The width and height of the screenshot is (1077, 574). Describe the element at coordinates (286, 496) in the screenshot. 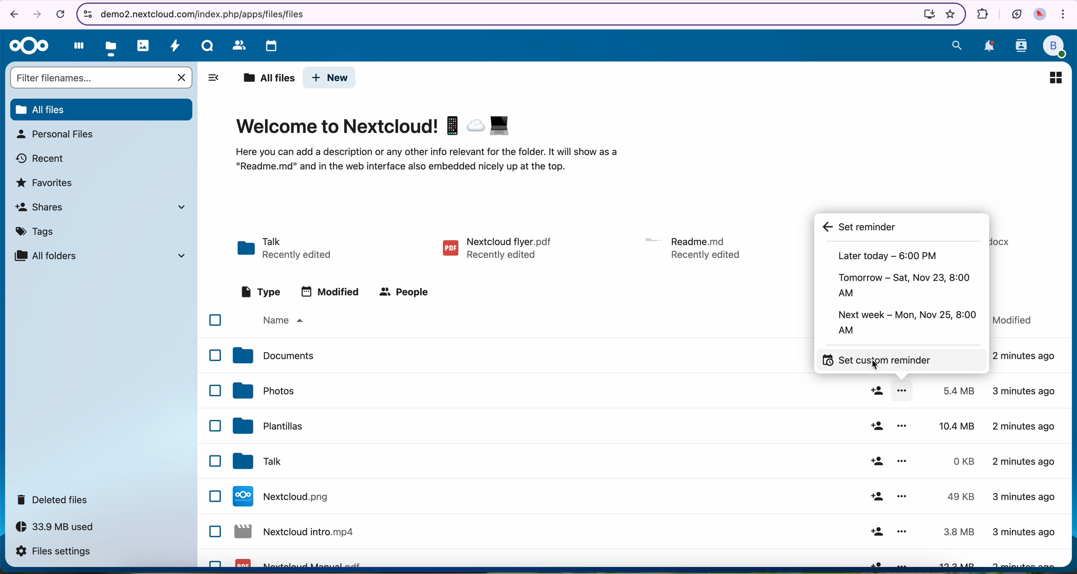

I see `Nextcloud file` at that location.